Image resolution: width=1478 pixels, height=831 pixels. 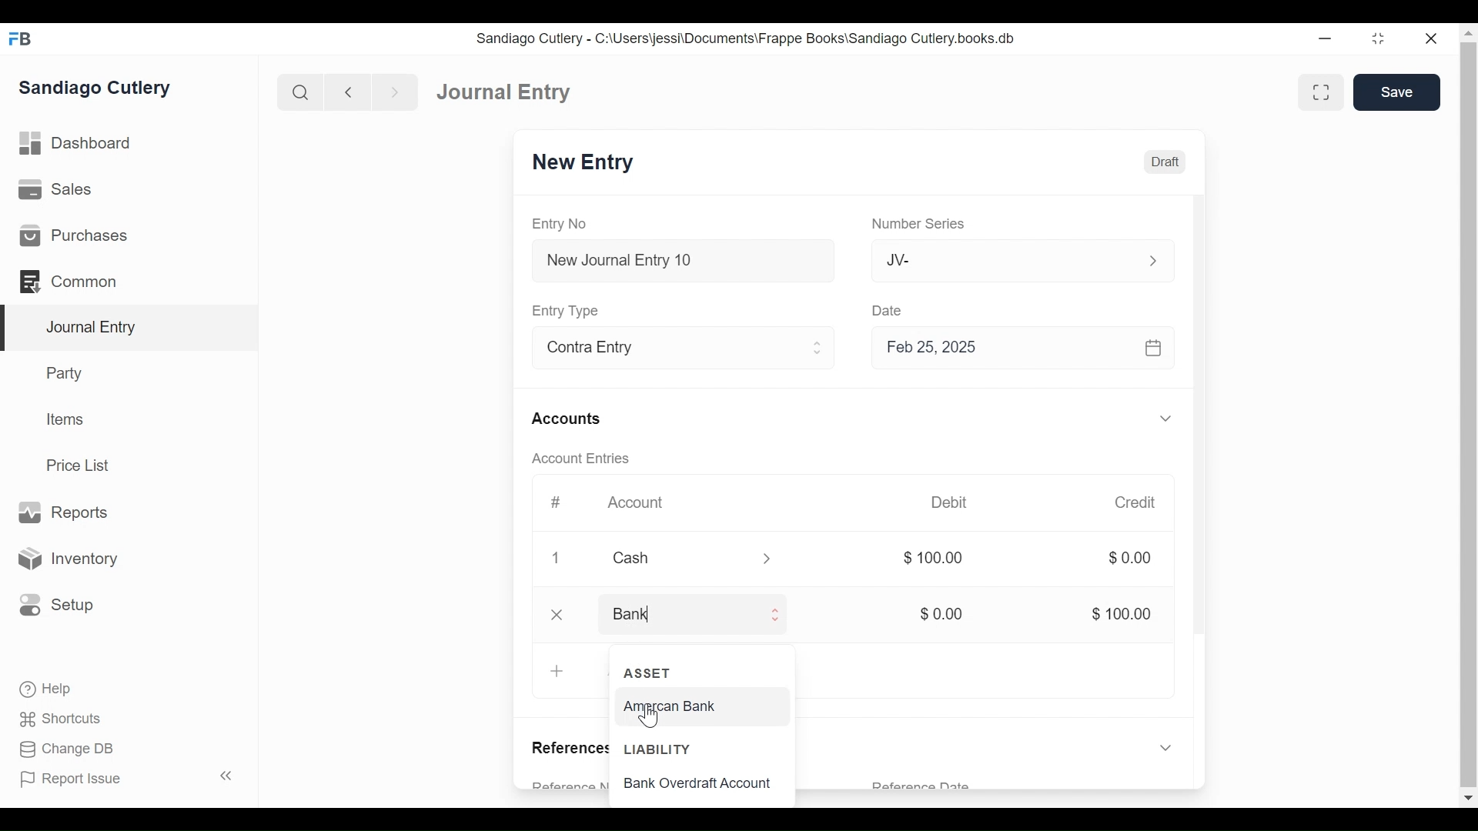 What do you see at coordinates (685, 708) in the screenshot?
I see `Amercan Bank` at bounding box center [685, 708].